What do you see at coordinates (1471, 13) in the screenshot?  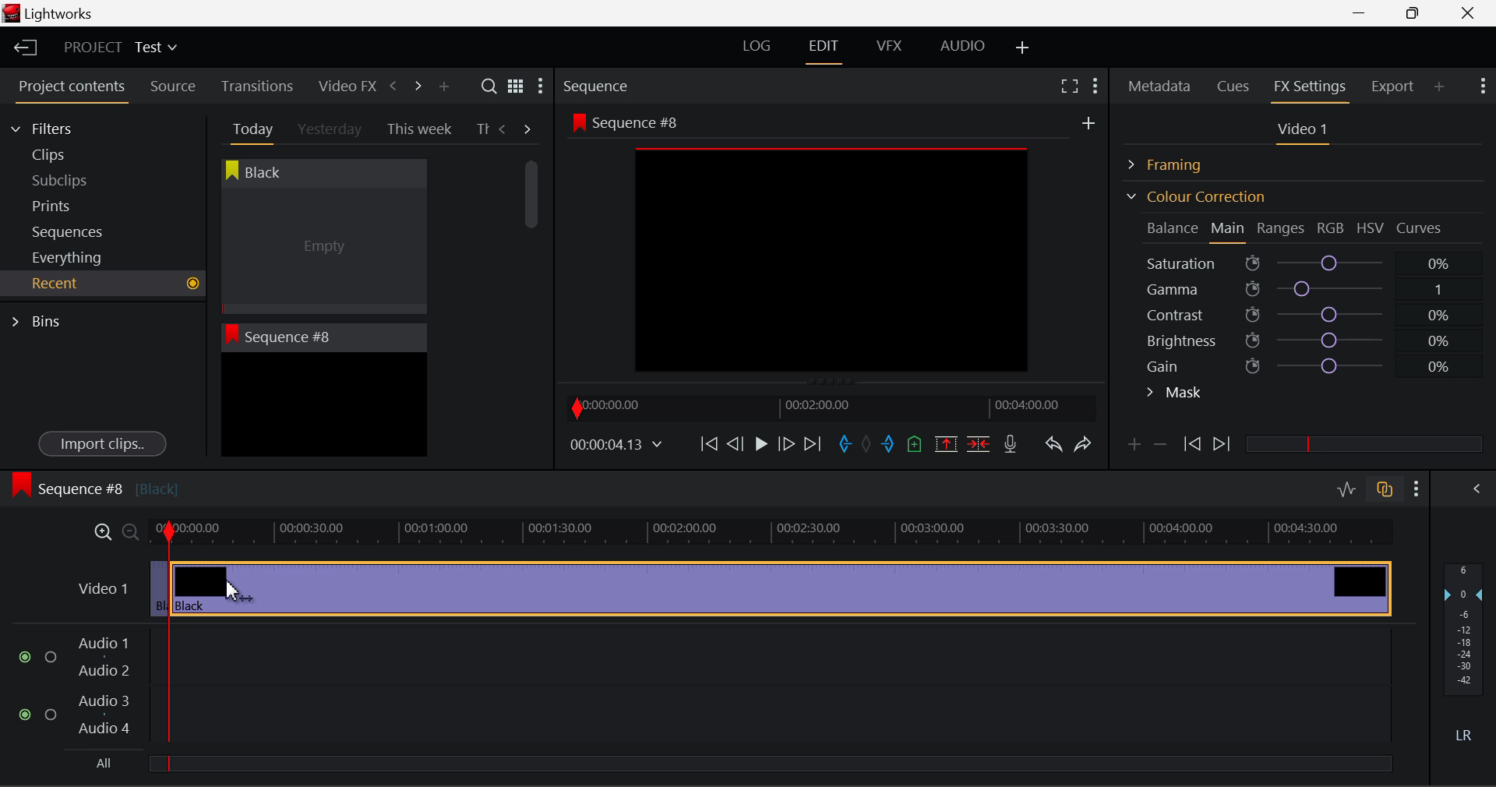 I see `Close` at bounding box center [1471, 13].